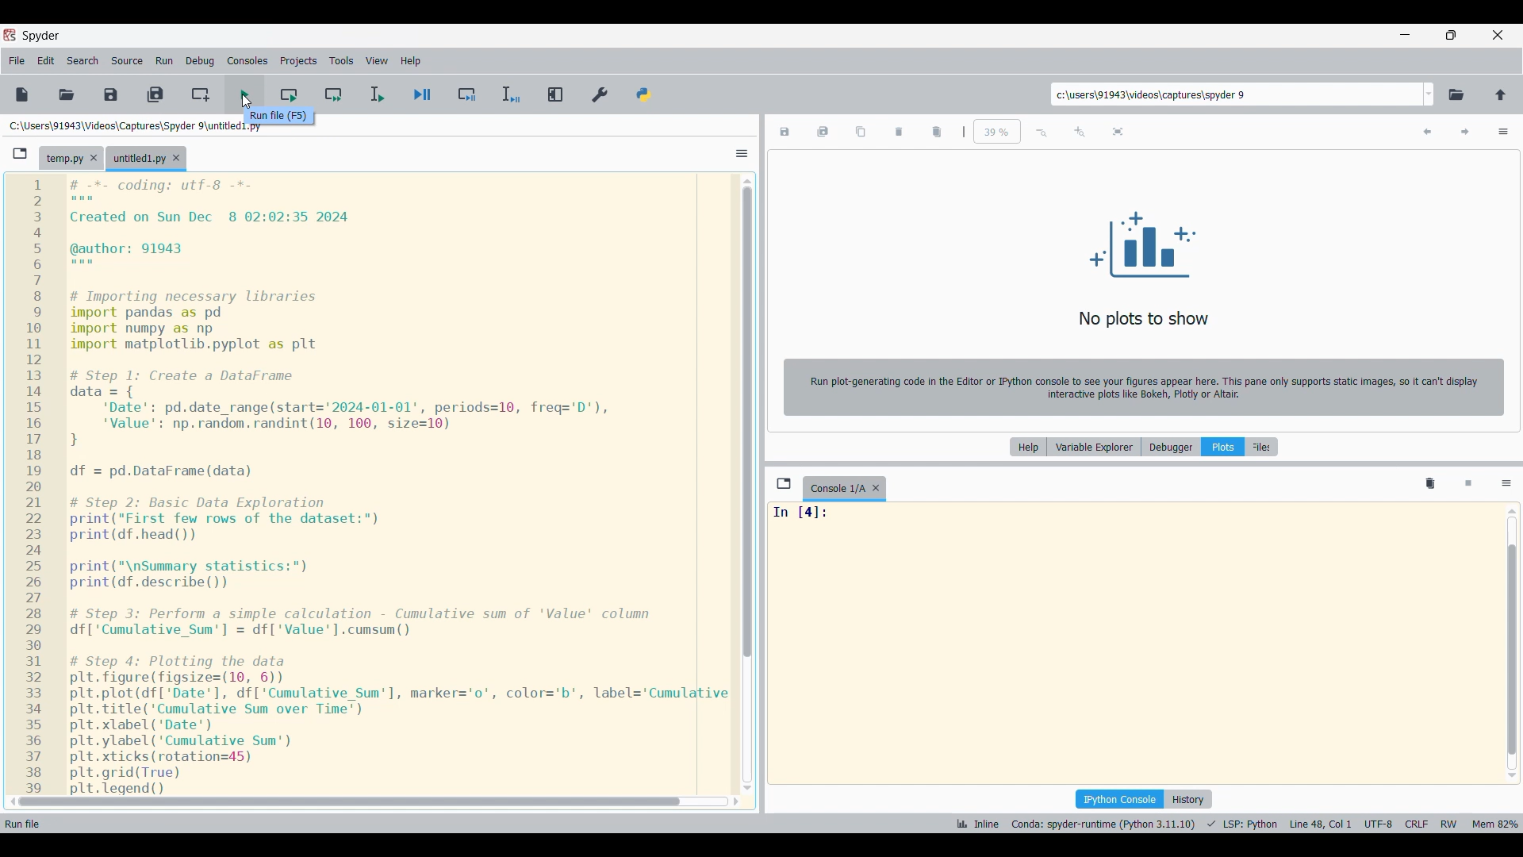 Image resolution: width=1523 pixels, height=857 pixels. I want to click on Change to parent directory, so click(1501, 95).